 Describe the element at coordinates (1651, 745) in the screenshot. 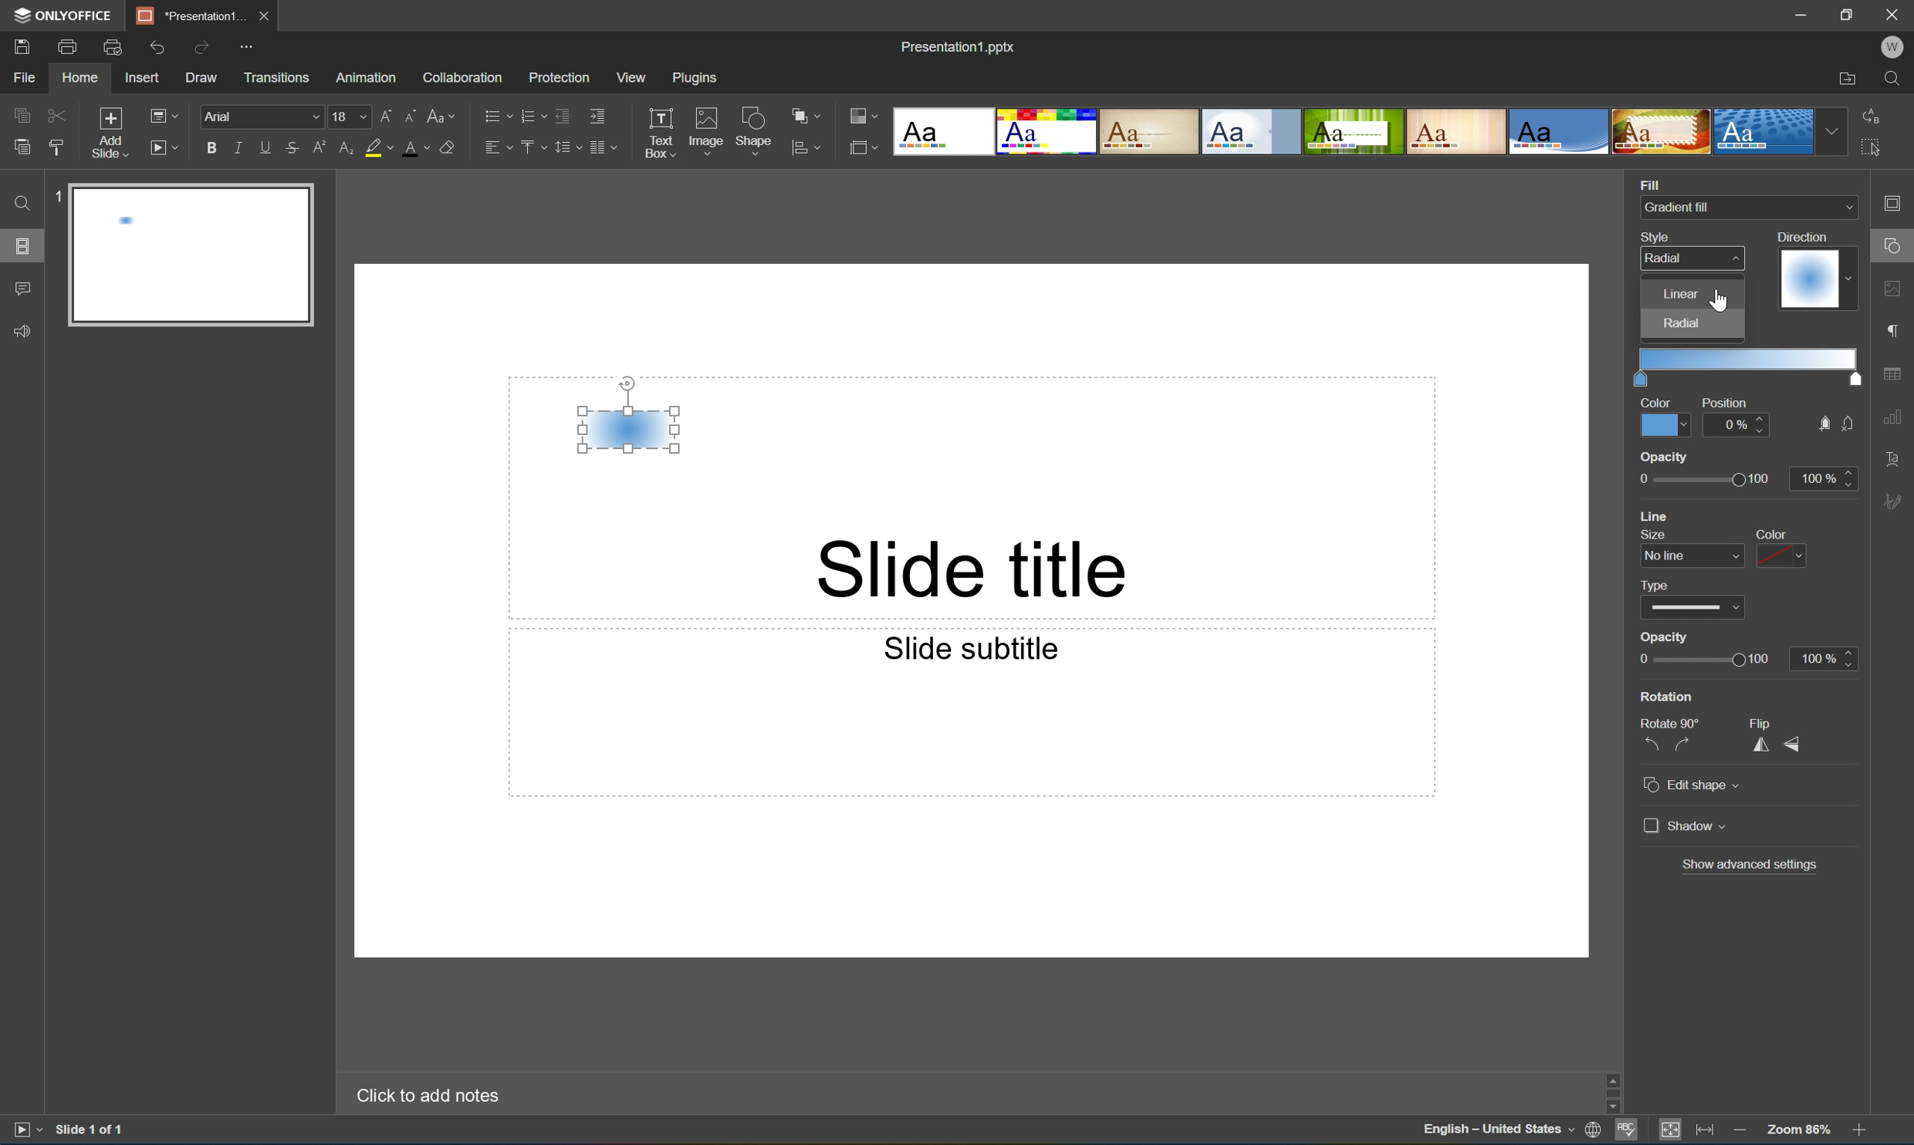

I see `Rotate 90° counterclockwise` at that location.